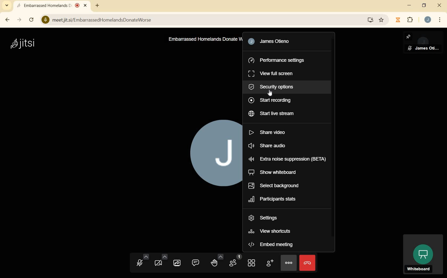  Describe the element at coordinates (270, 101) in the screenshot. I see `START RECORDING` at that location.